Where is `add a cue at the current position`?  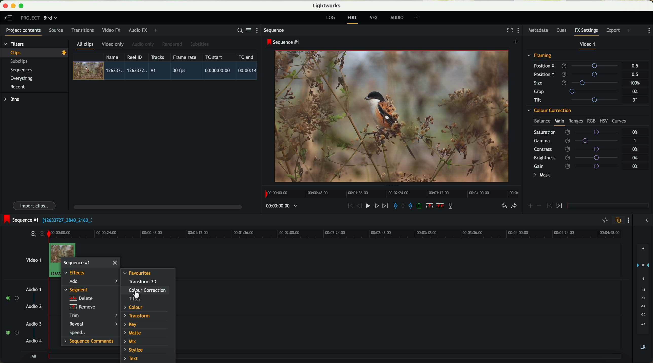
add a cue at the current position is located at coordinates (420, 206).